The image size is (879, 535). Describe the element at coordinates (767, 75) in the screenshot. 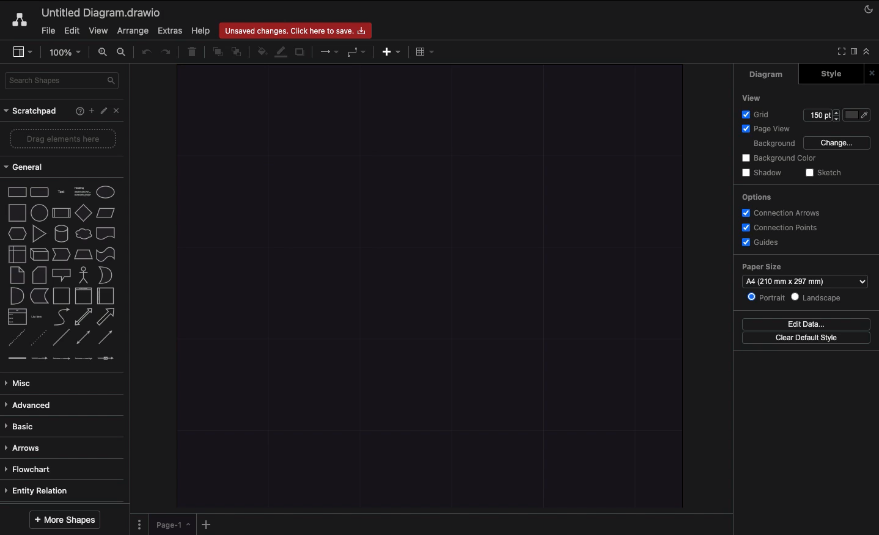

I see `Diagram` at that location.